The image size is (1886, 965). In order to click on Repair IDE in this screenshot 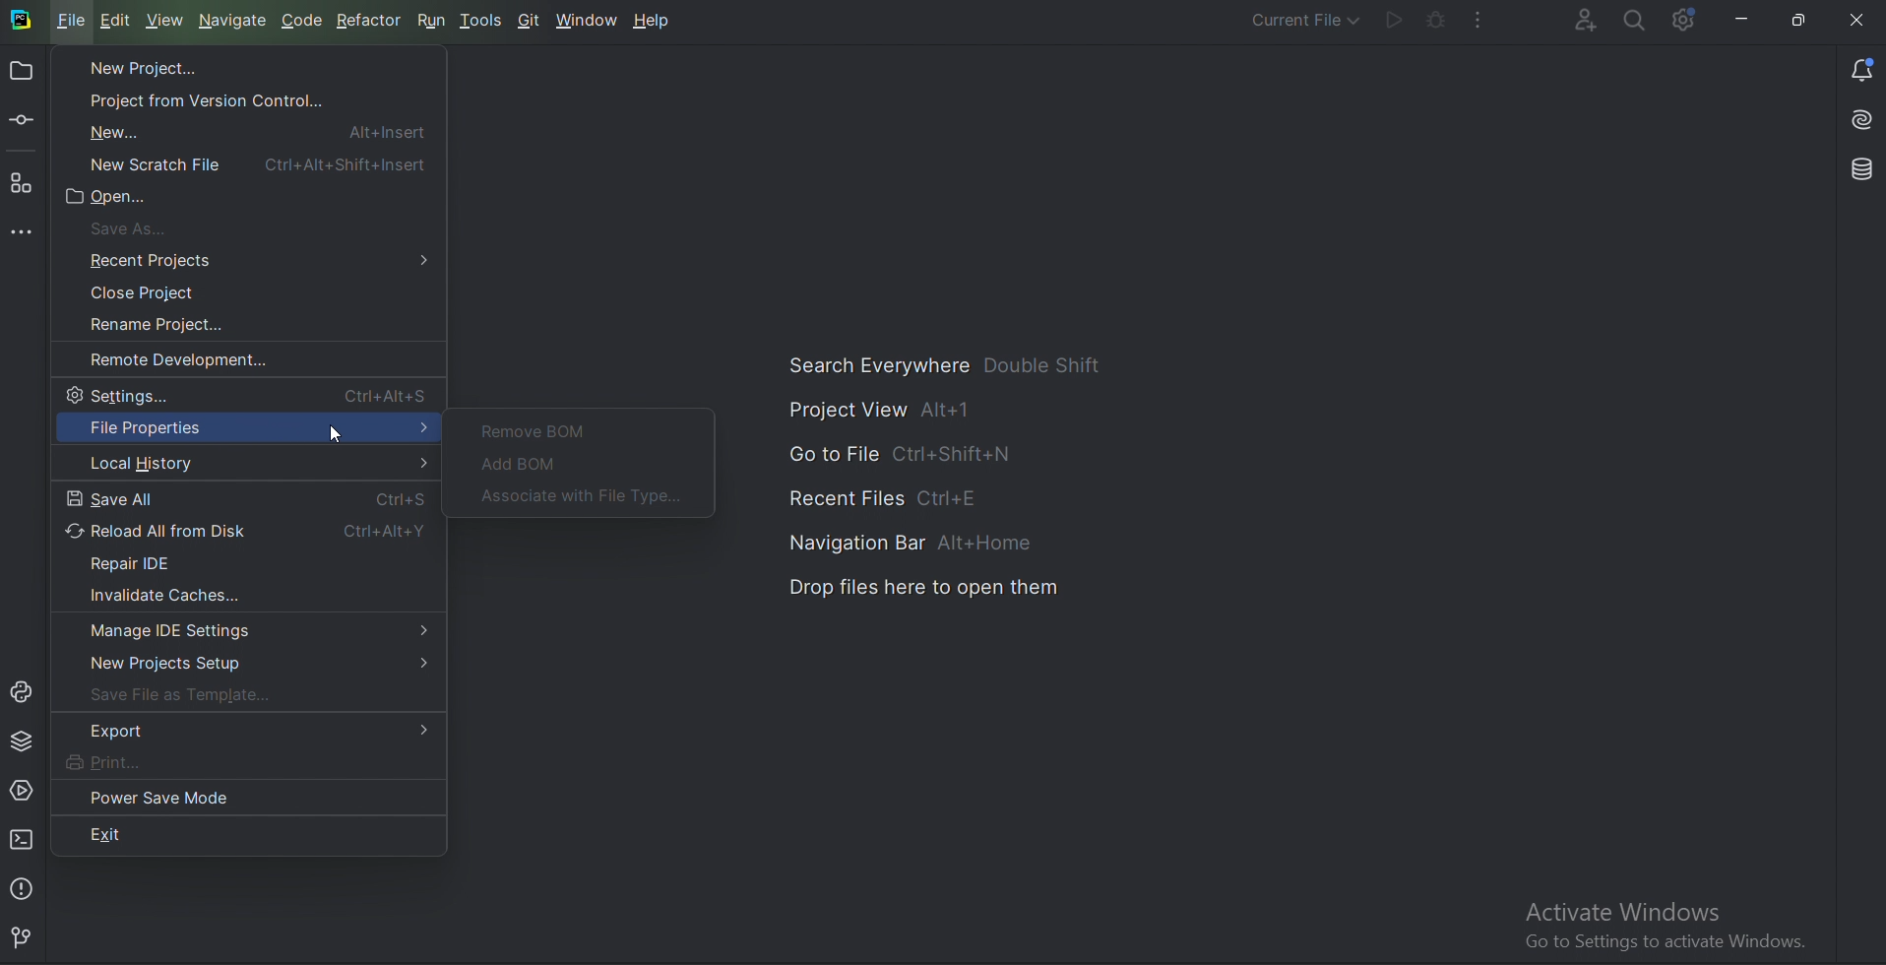, I will do `click(150, 561)`.